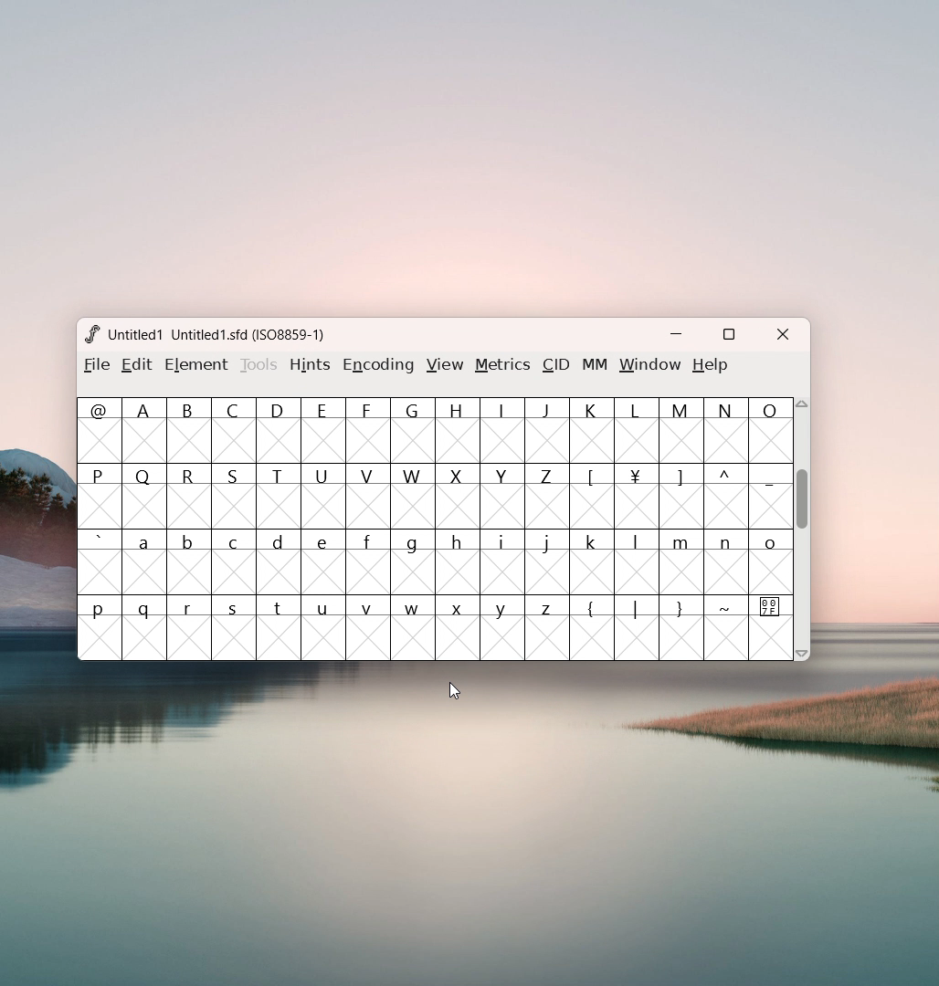  What do you see at coordinates (503, 497) in the screenshot?
I see `Y` at bounding box center [503, 497].